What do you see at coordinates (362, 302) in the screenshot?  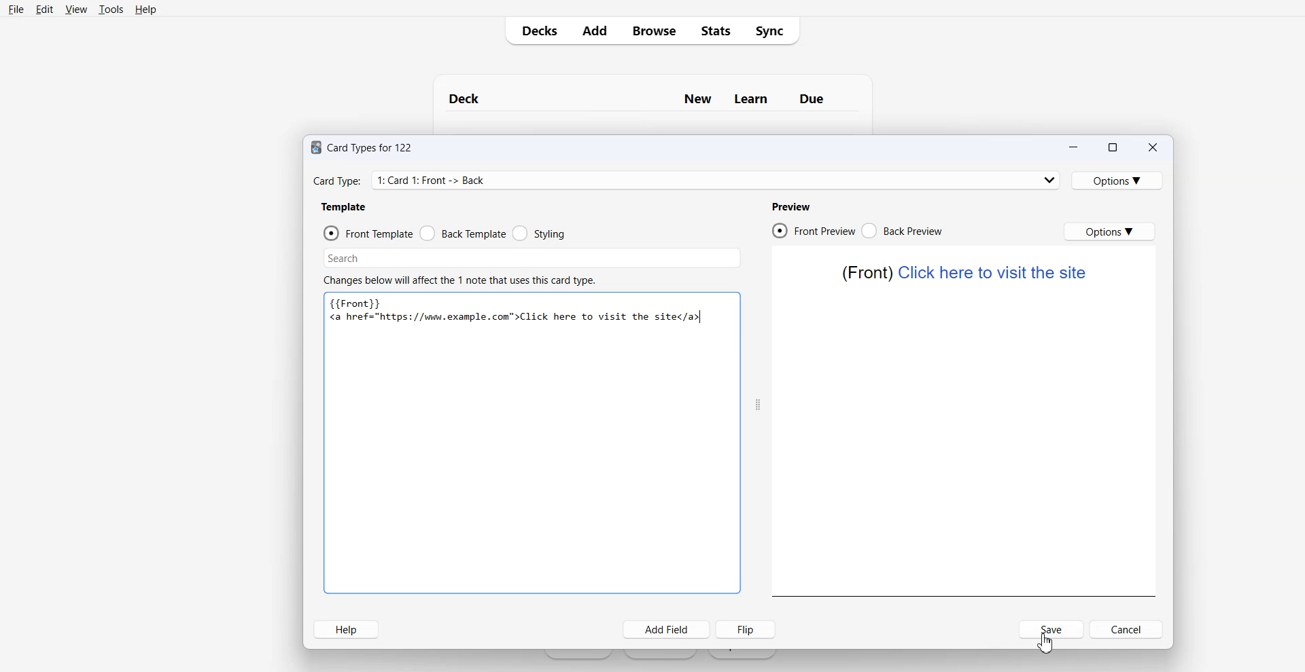 I see `Text 2` at bounding box center [362, 302].